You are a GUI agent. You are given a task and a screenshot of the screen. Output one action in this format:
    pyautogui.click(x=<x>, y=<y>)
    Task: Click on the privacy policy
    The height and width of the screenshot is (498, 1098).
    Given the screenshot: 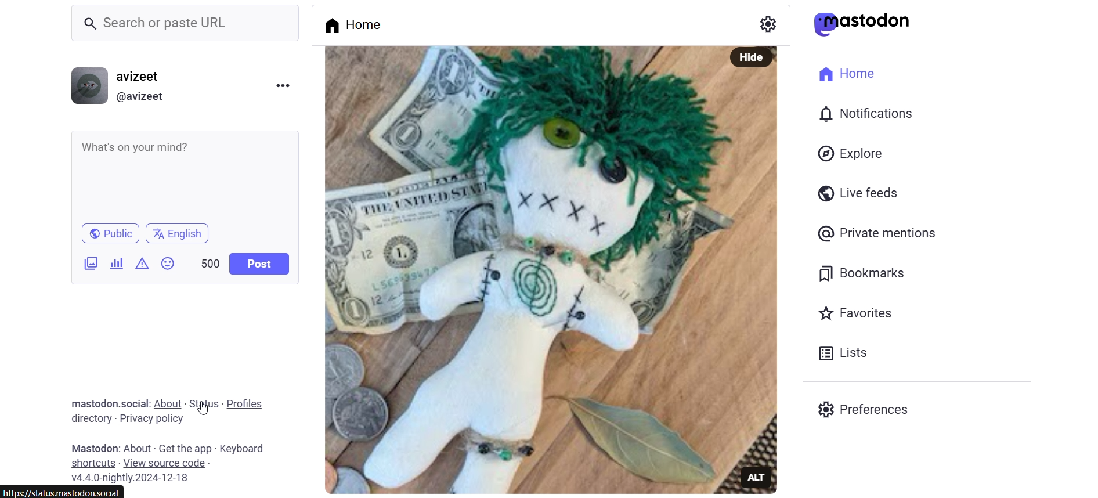 What is the action you would take?
    pyautogui.click(x=154, y=421)
    